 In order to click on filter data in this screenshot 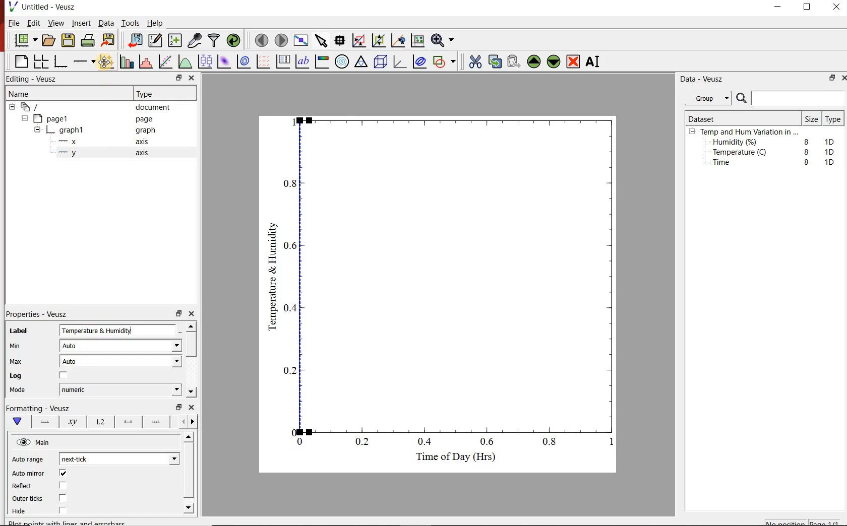, I will do `click(214, 41)`.